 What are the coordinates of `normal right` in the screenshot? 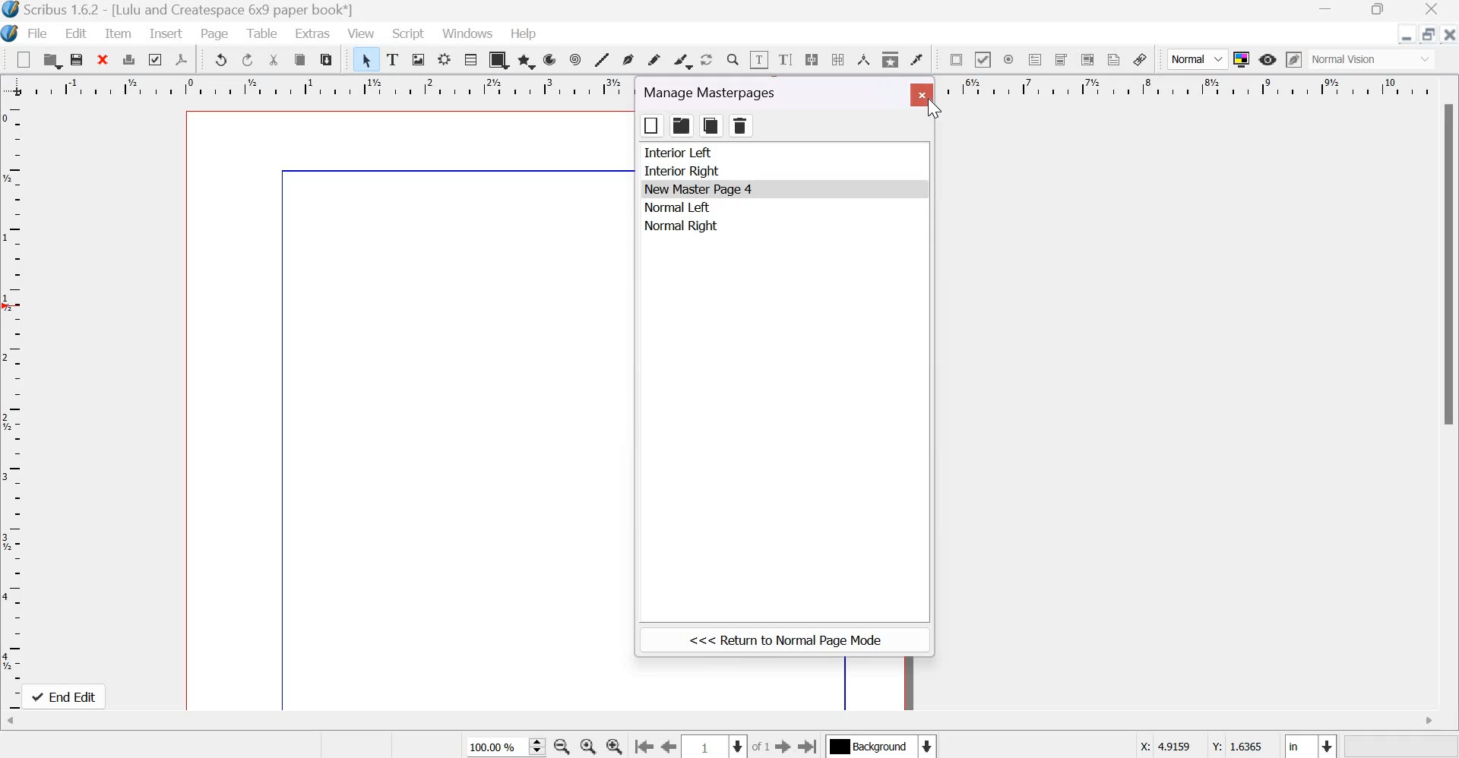 It's located at (683, 226).